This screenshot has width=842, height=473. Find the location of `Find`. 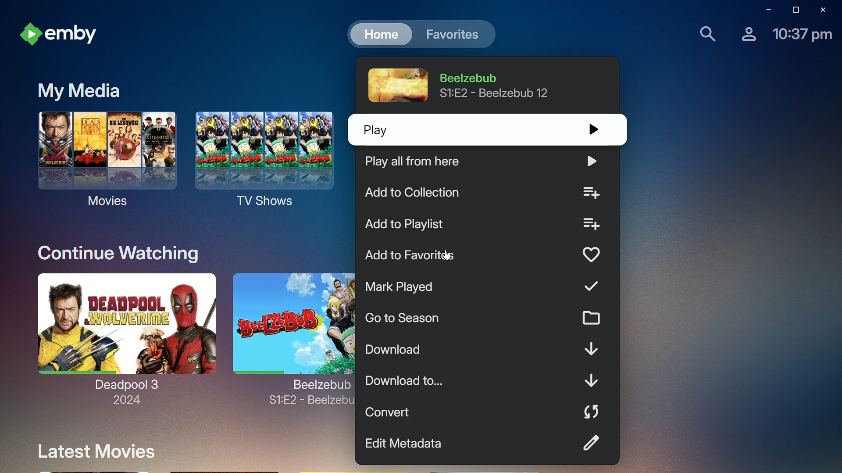

Find is located at coordinates (706, 34).